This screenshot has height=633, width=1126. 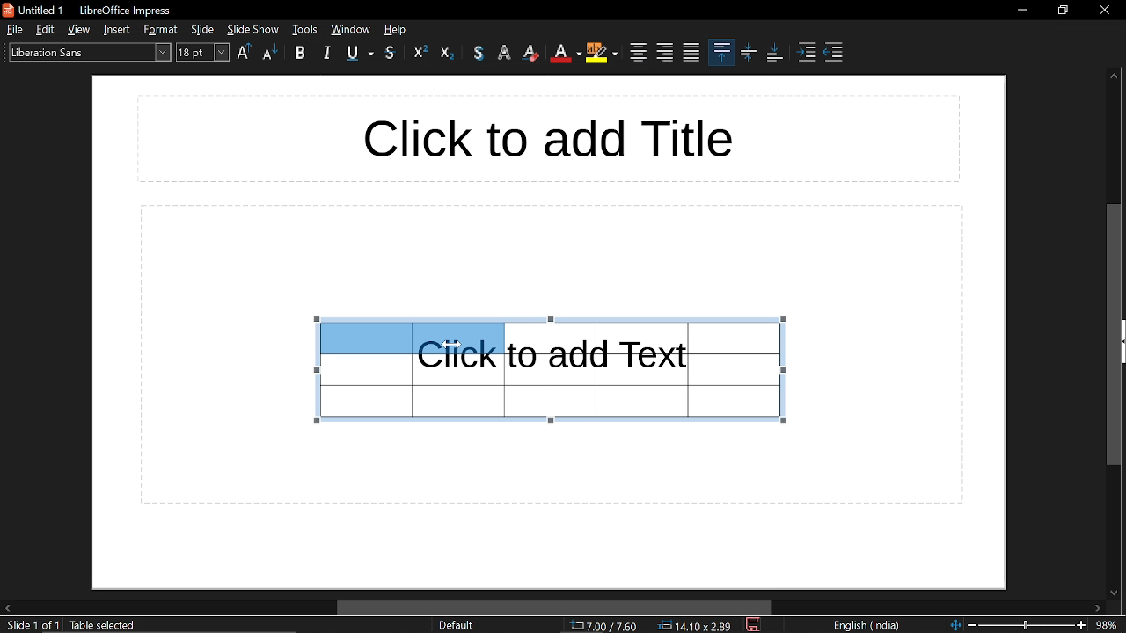 I want to click on dimension, so click(x=695, y=626).